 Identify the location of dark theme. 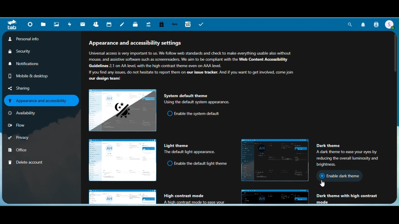
(317, 160).